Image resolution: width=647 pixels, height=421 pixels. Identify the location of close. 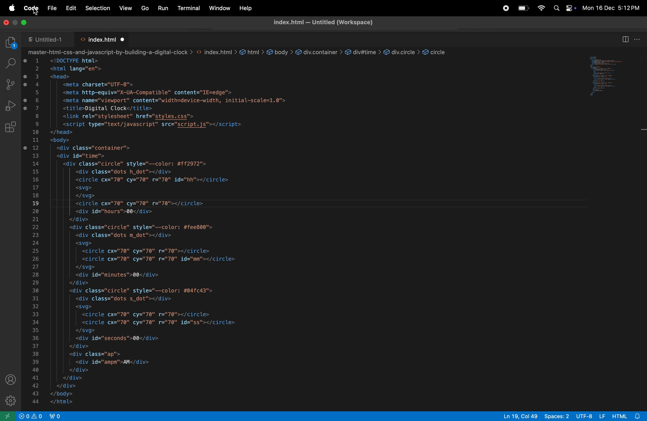
(5, 23).